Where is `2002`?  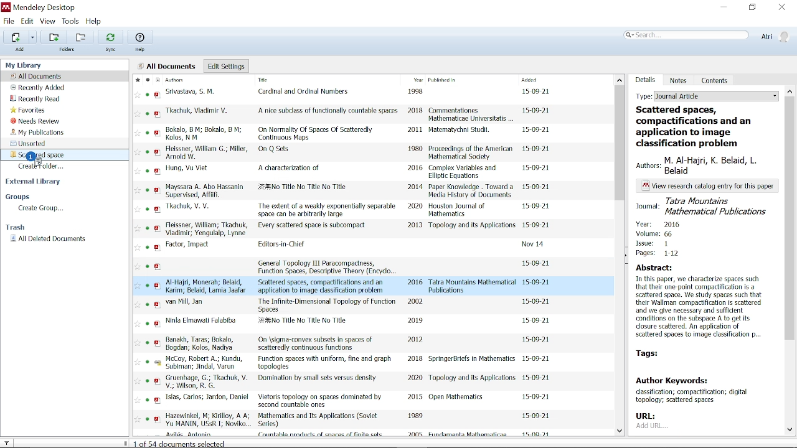
2002 is located at coordinates (417, 301).